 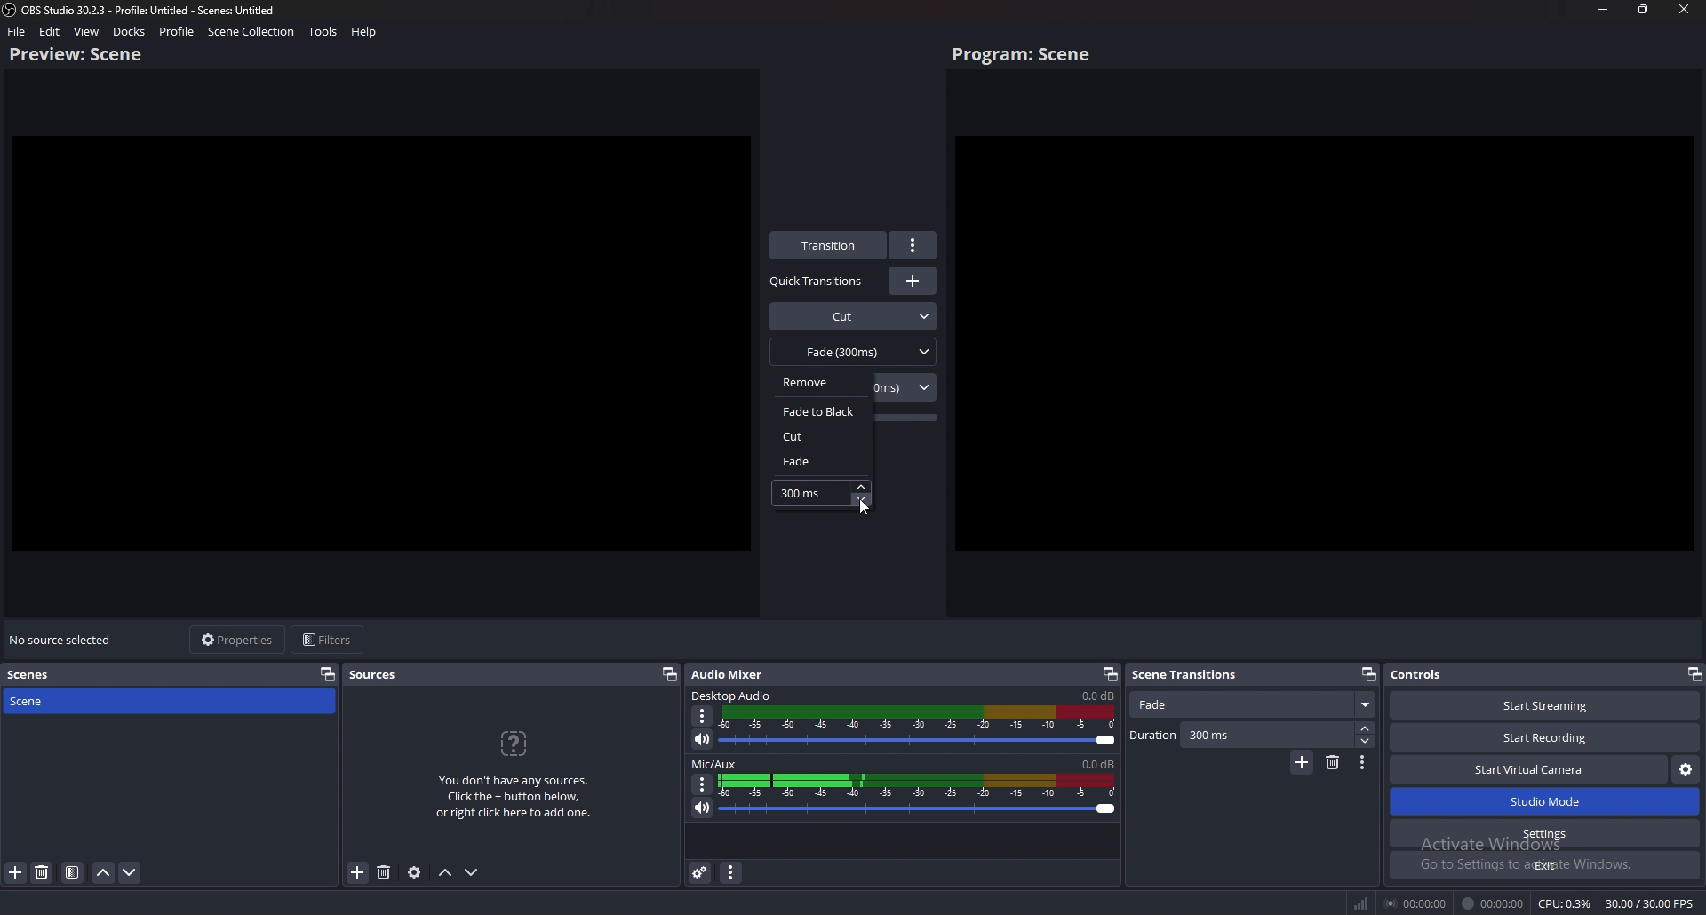 I want to click on audio mixer menu, so click(x=732, y=873).